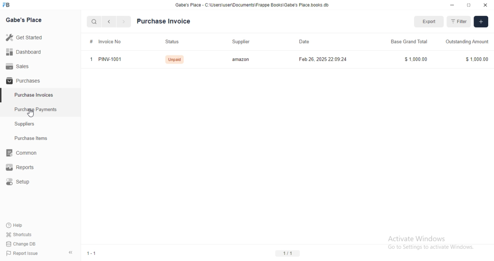  What do you see at coordinates (124, 22) in the screenshot?
I see `navigate forward` at bounding box center [124, 22].